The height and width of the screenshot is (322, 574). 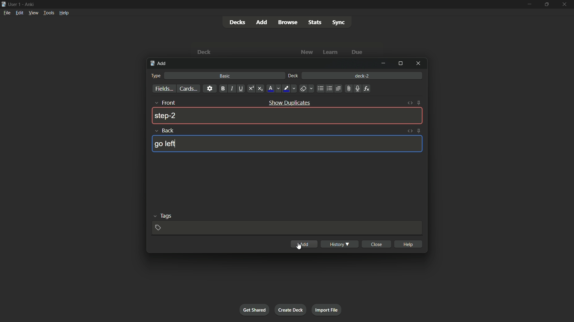 I want to click on ordered list, so click(x=329, y=89).